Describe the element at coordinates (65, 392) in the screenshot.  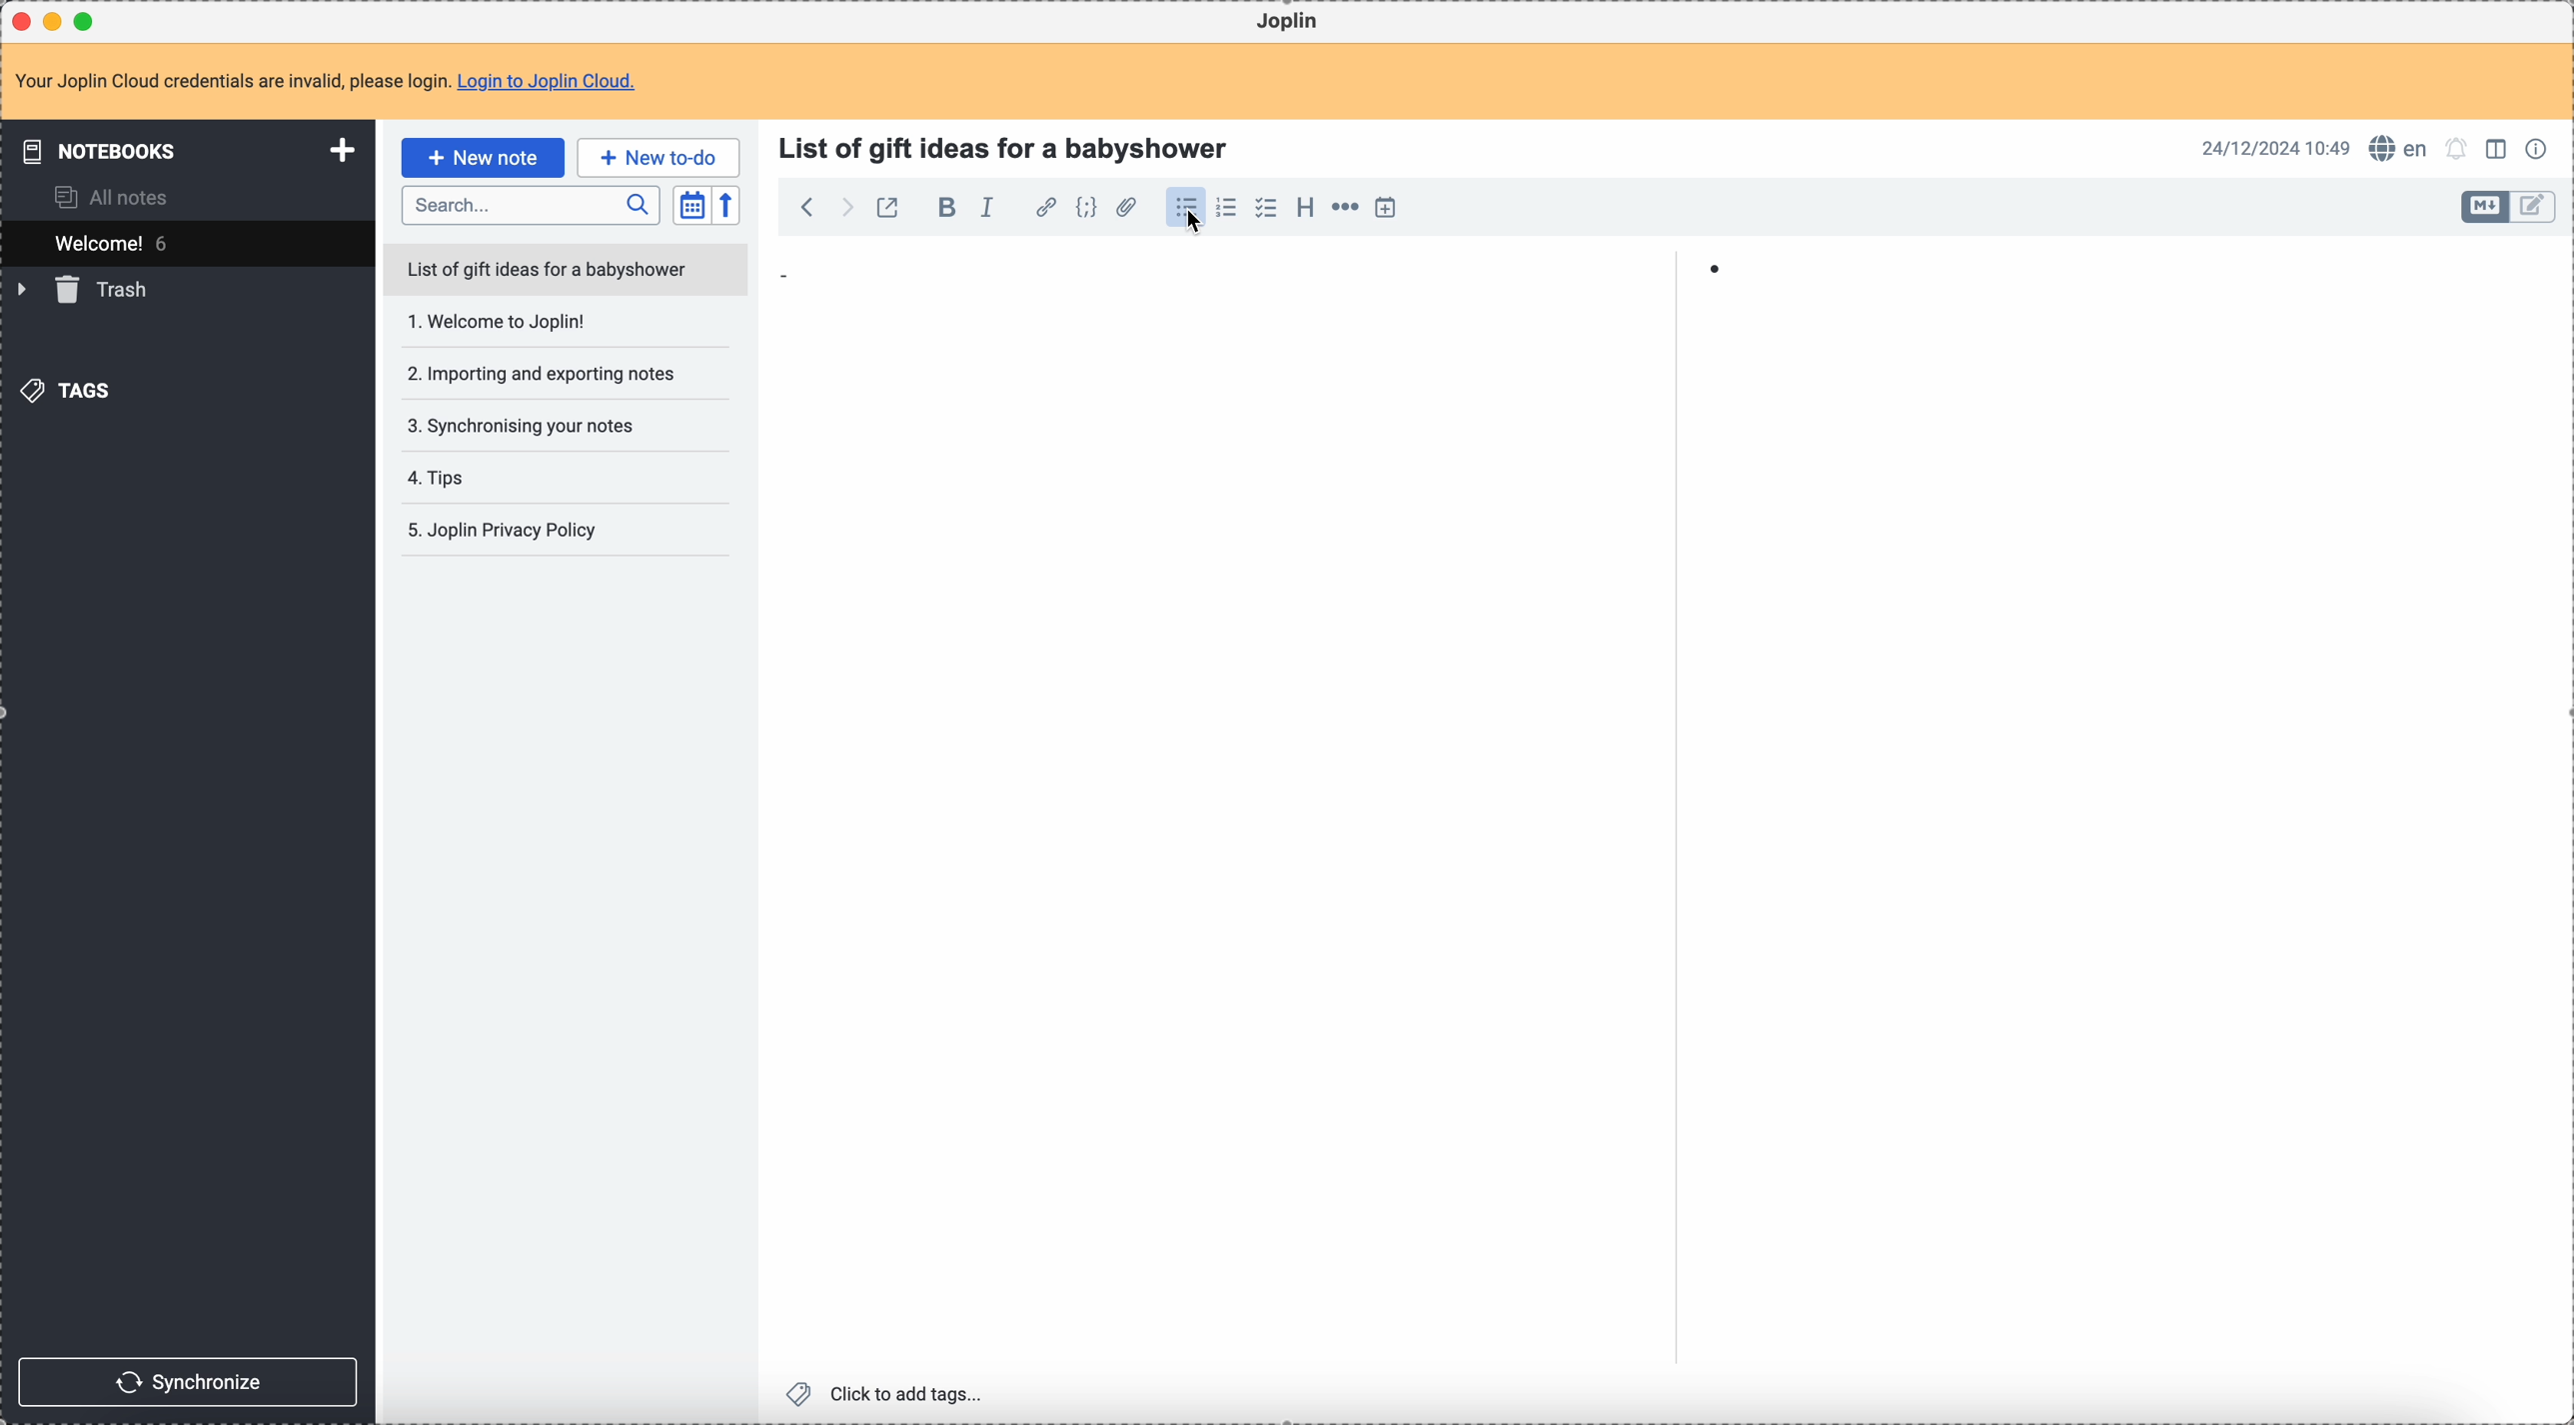
I see `tags` at that location.